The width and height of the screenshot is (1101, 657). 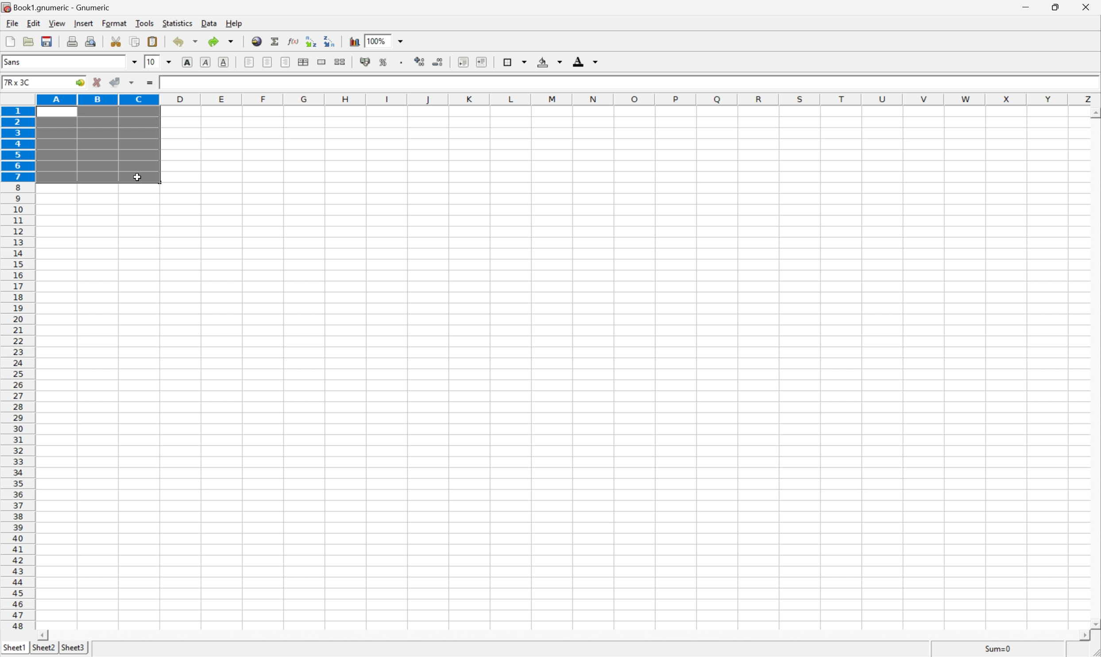 What do you see at coordinates (366, 62) in the screenshot?
I see `format selection as accounting` at bounding box center [366, 62].